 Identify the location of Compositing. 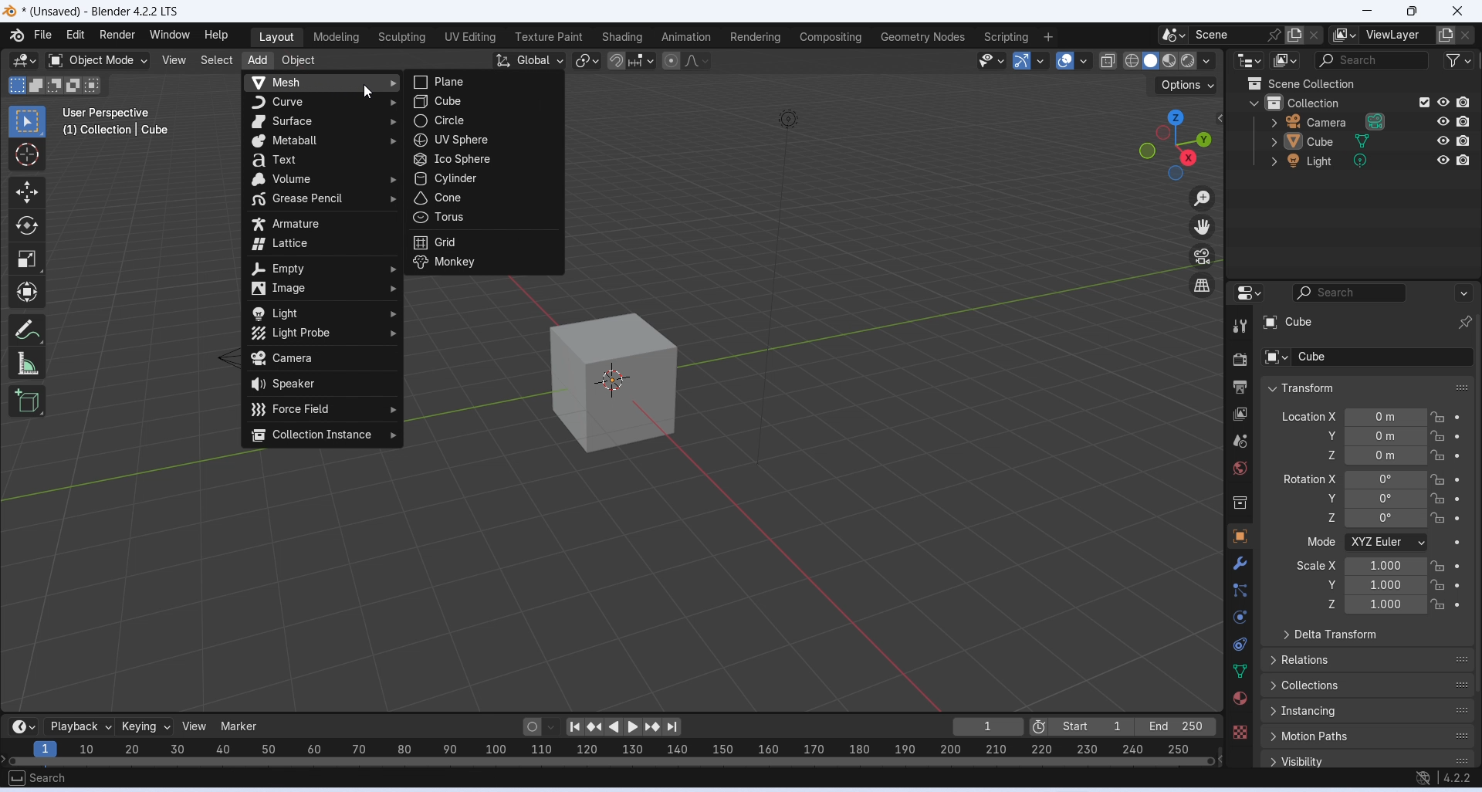
(831, 36).